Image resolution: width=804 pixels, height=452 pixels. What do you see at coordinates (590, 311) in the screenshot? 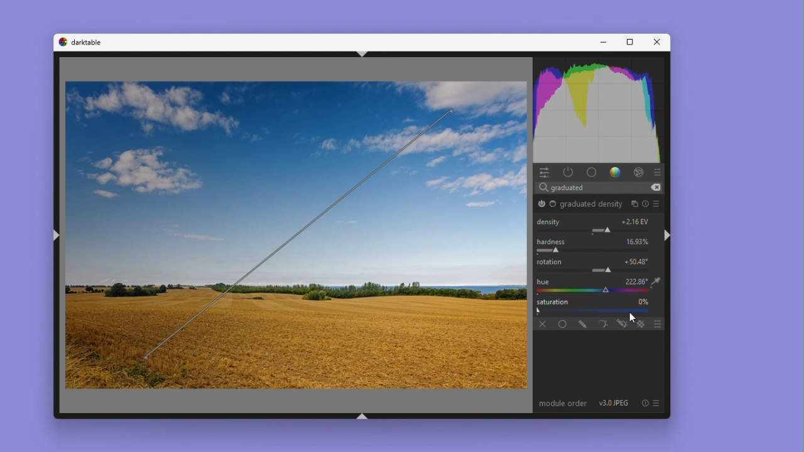
I see `Gradient Bar` at bounding box center [590, 311].